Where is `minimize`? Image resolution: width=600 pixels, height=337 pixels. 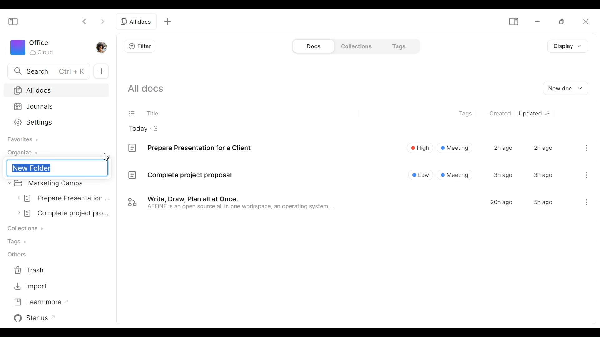 minimize is located at coordinates (537, 22).